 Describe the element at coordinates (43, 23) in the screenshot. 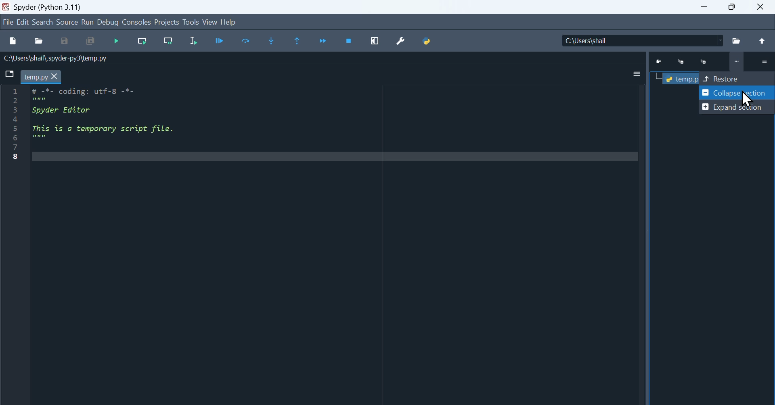

I see `search` at that location.